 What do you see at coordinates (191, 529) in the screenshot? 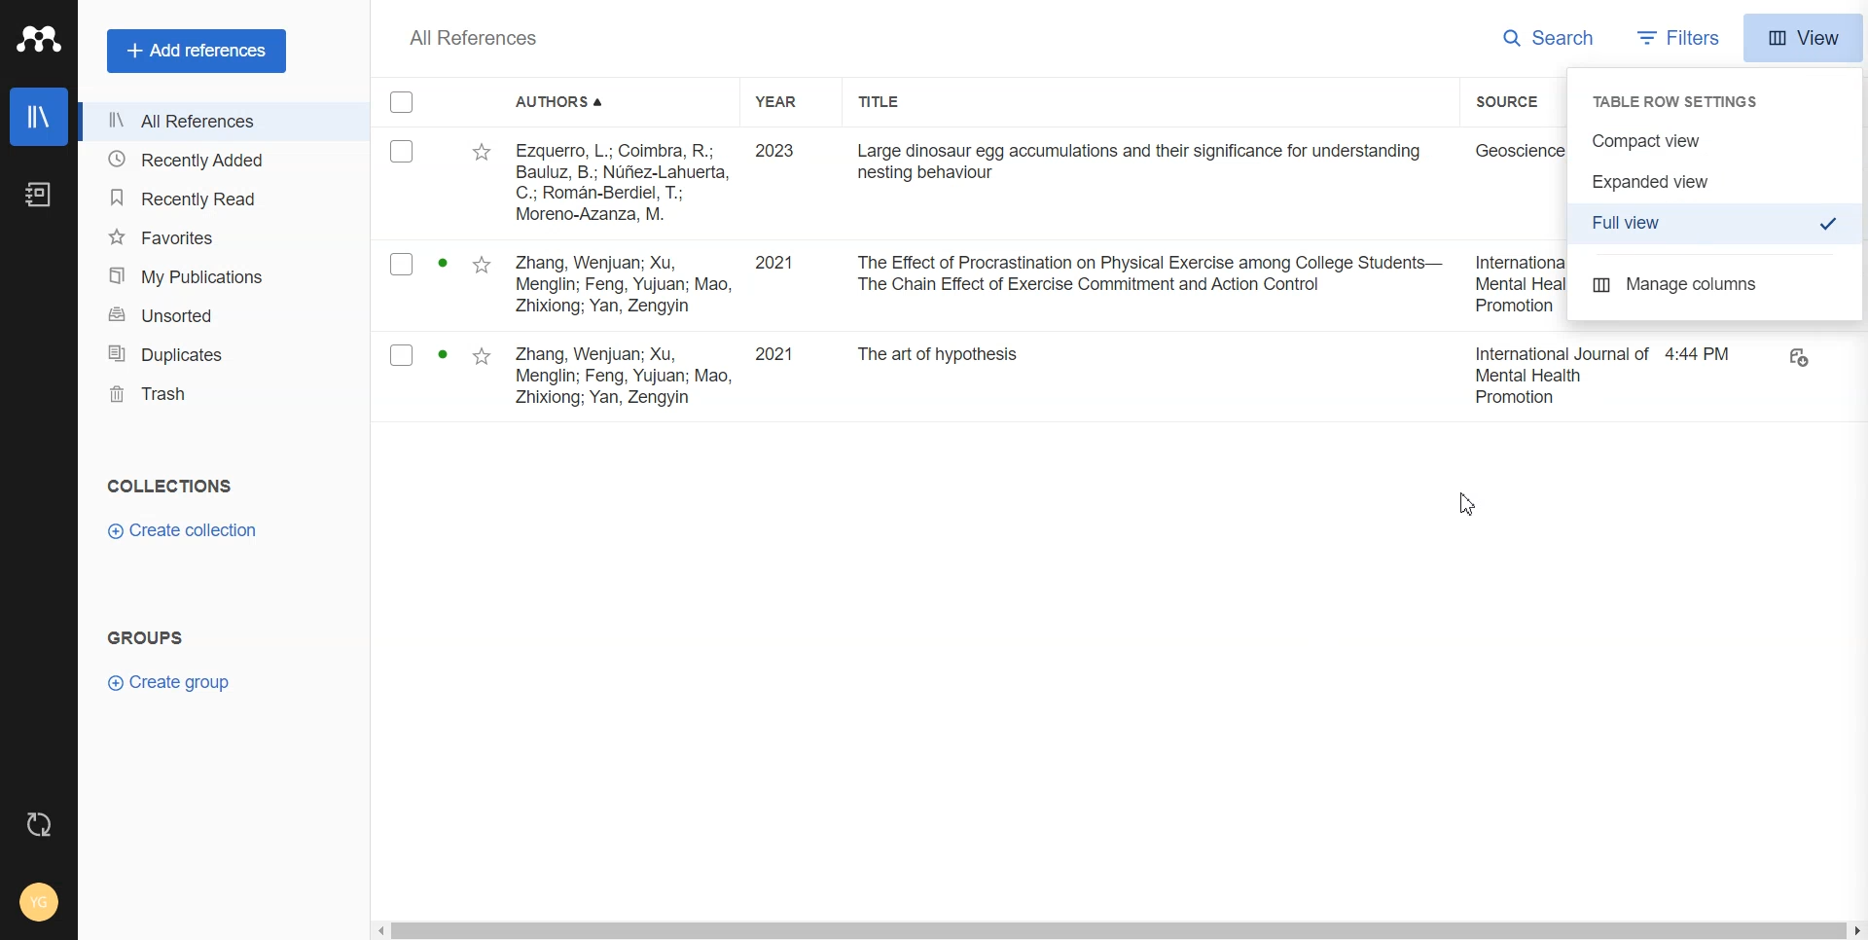
I see `Create collection` at bounding box center [191, 529].